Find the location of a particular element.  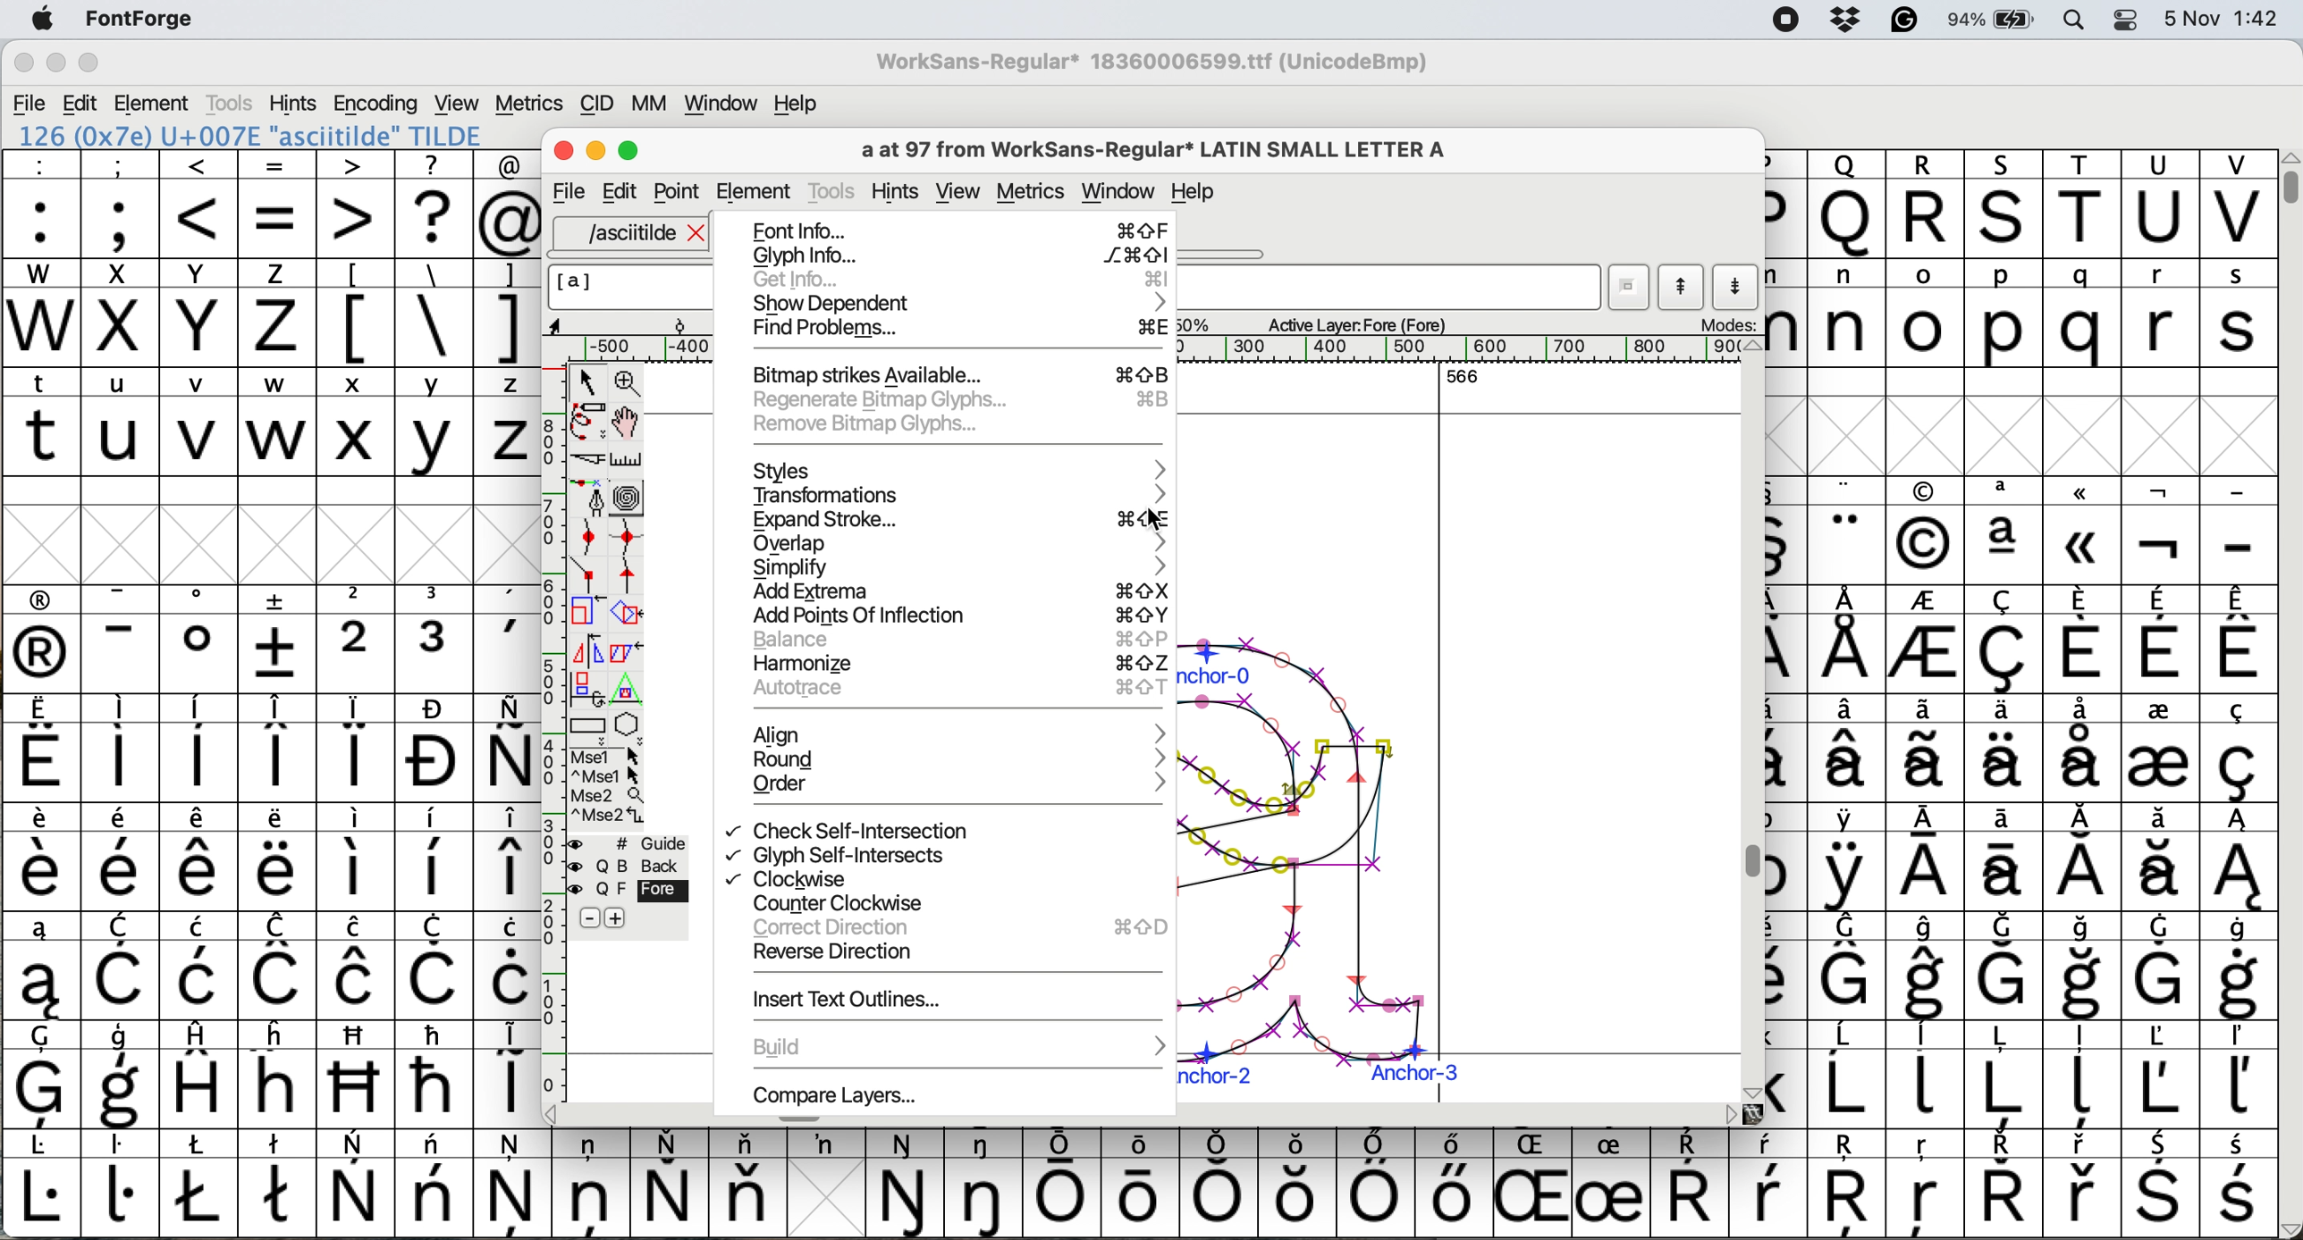

 is located at coordinates (1927, 1186).